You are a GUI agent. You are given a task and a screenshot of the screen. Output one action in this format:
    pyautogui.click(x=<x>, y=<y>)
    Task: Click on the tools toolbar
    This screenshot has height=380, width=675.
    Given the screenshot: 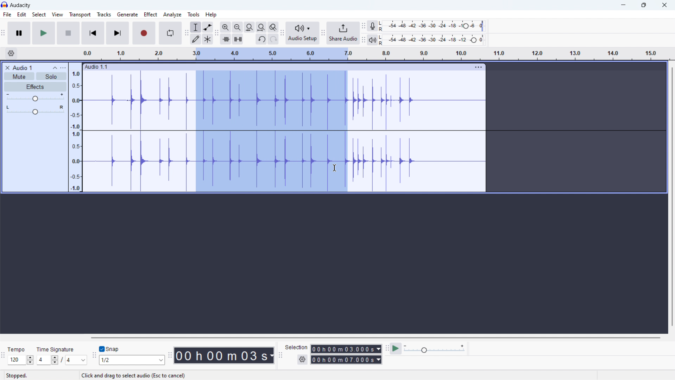 What is the action you would take?
    pyautogui.click(x=186, y=33)
    